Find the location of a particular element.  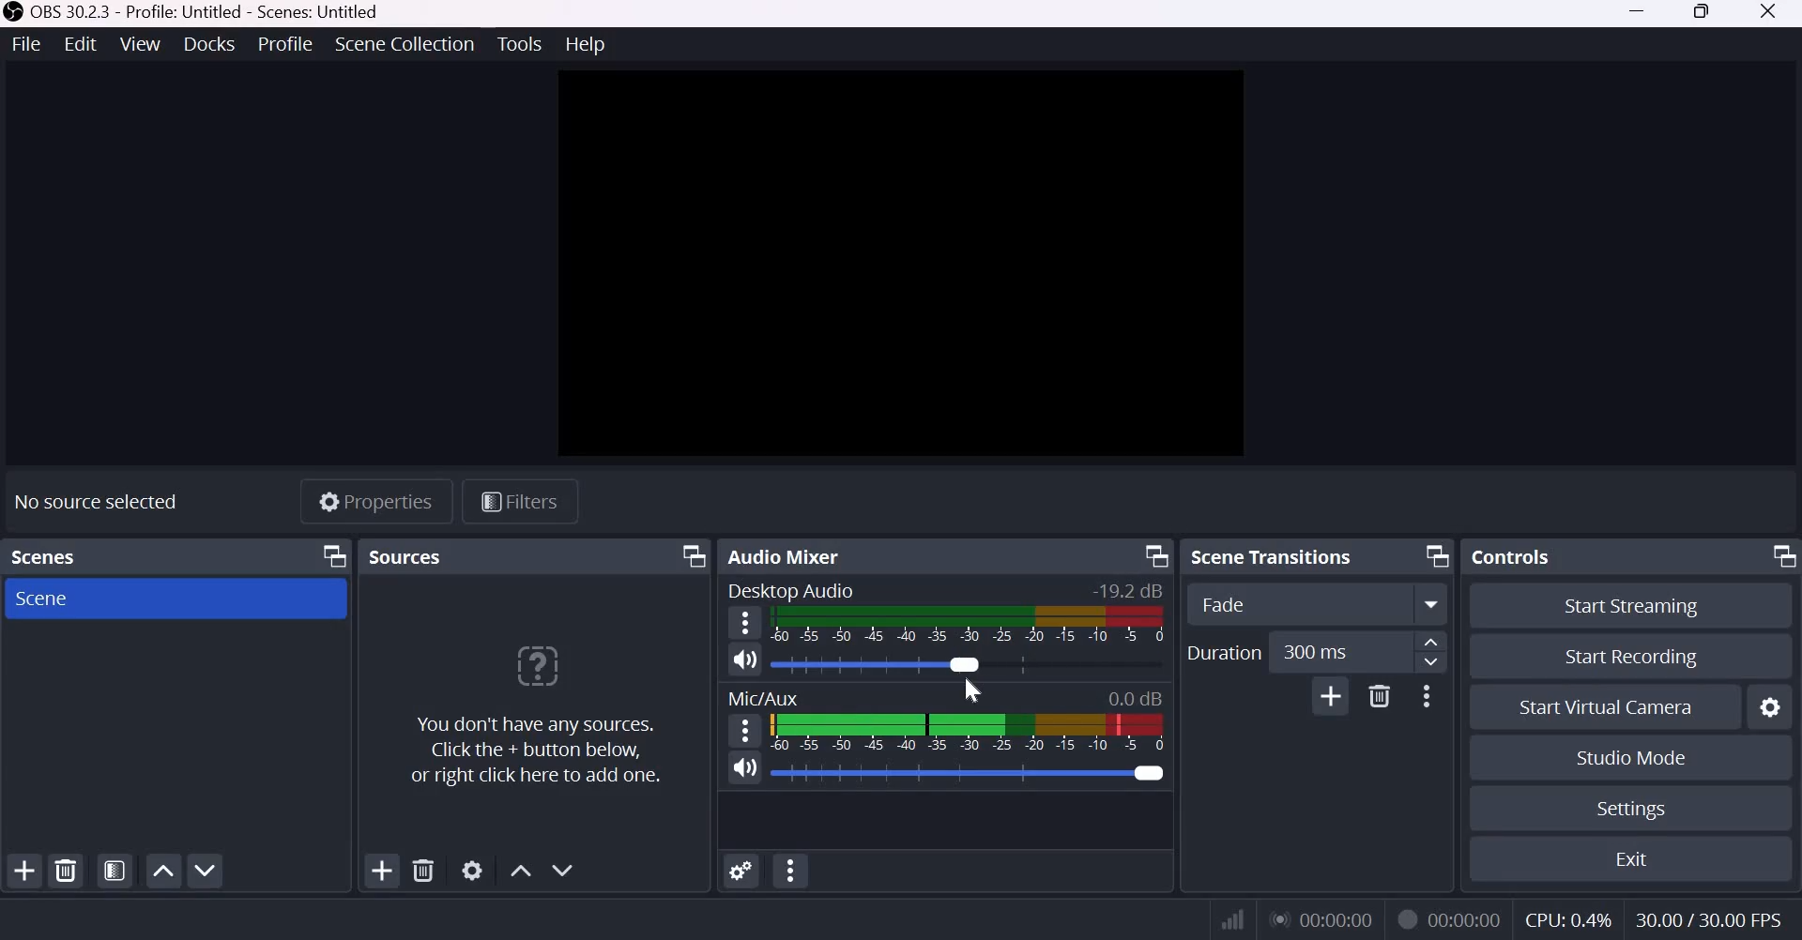

Move source(s) up is located at coordinates (521, 871).